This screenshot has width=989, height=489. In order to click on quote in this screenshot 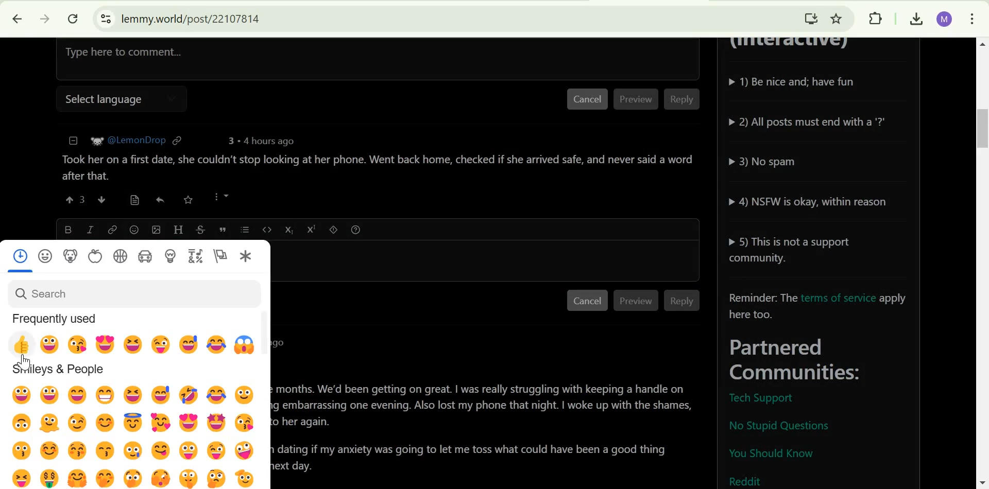, I will do `click(223, 230)`.